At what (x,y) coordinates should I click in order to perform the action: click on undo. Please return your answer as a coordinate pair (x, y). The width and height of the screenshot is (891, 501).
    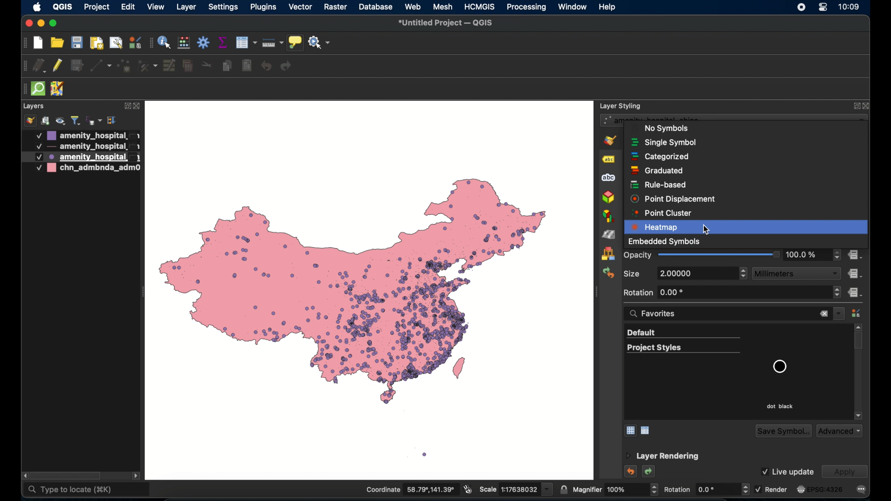
    Looking at the image, I should click on (630, 471).